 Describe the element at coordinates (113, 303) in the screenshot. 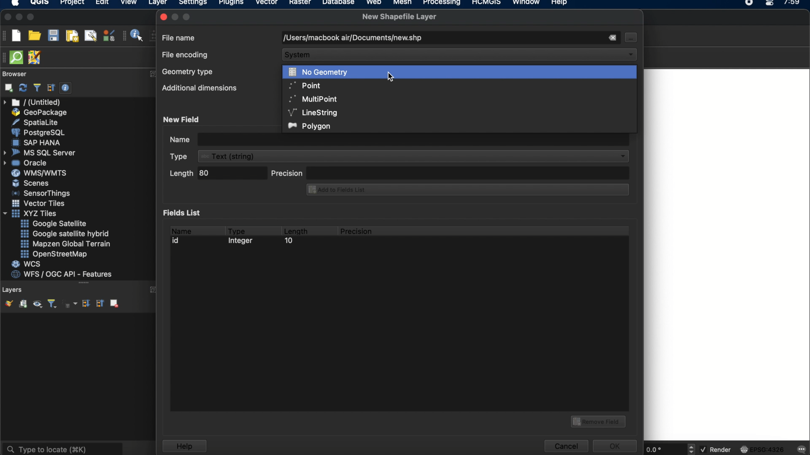

I see `remove layer group` at that location.